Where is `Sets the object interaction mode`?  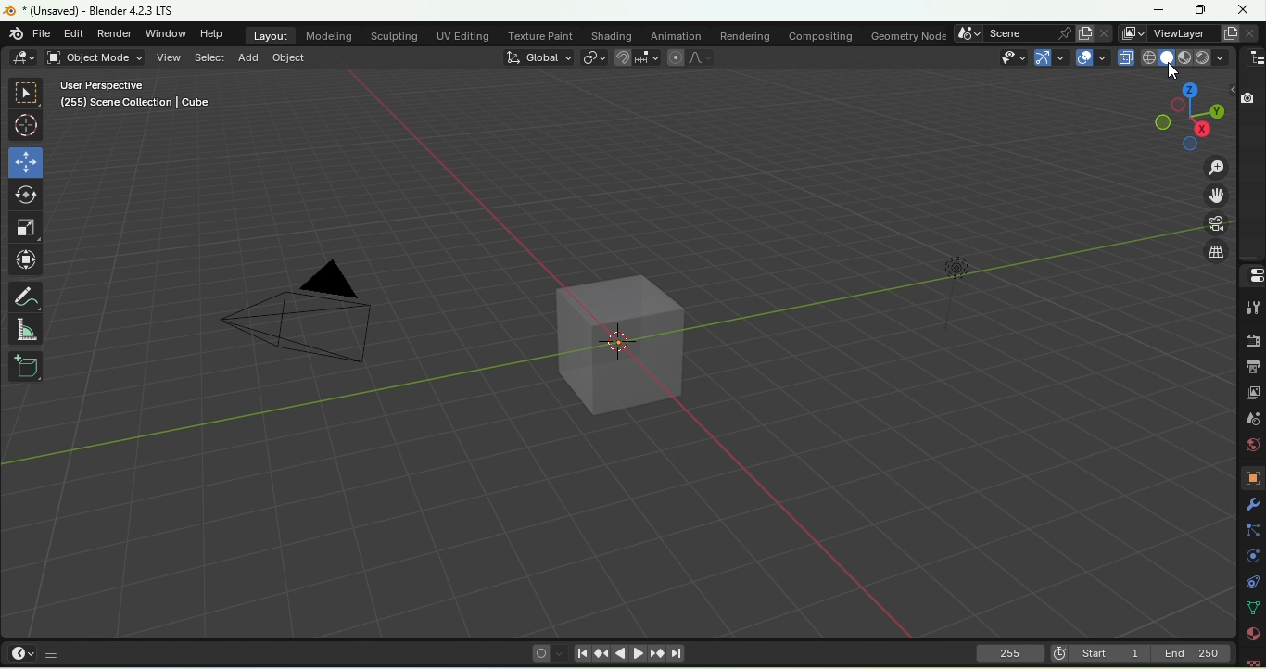 Sets the object interaction mode is located at coordinates (97, 57).